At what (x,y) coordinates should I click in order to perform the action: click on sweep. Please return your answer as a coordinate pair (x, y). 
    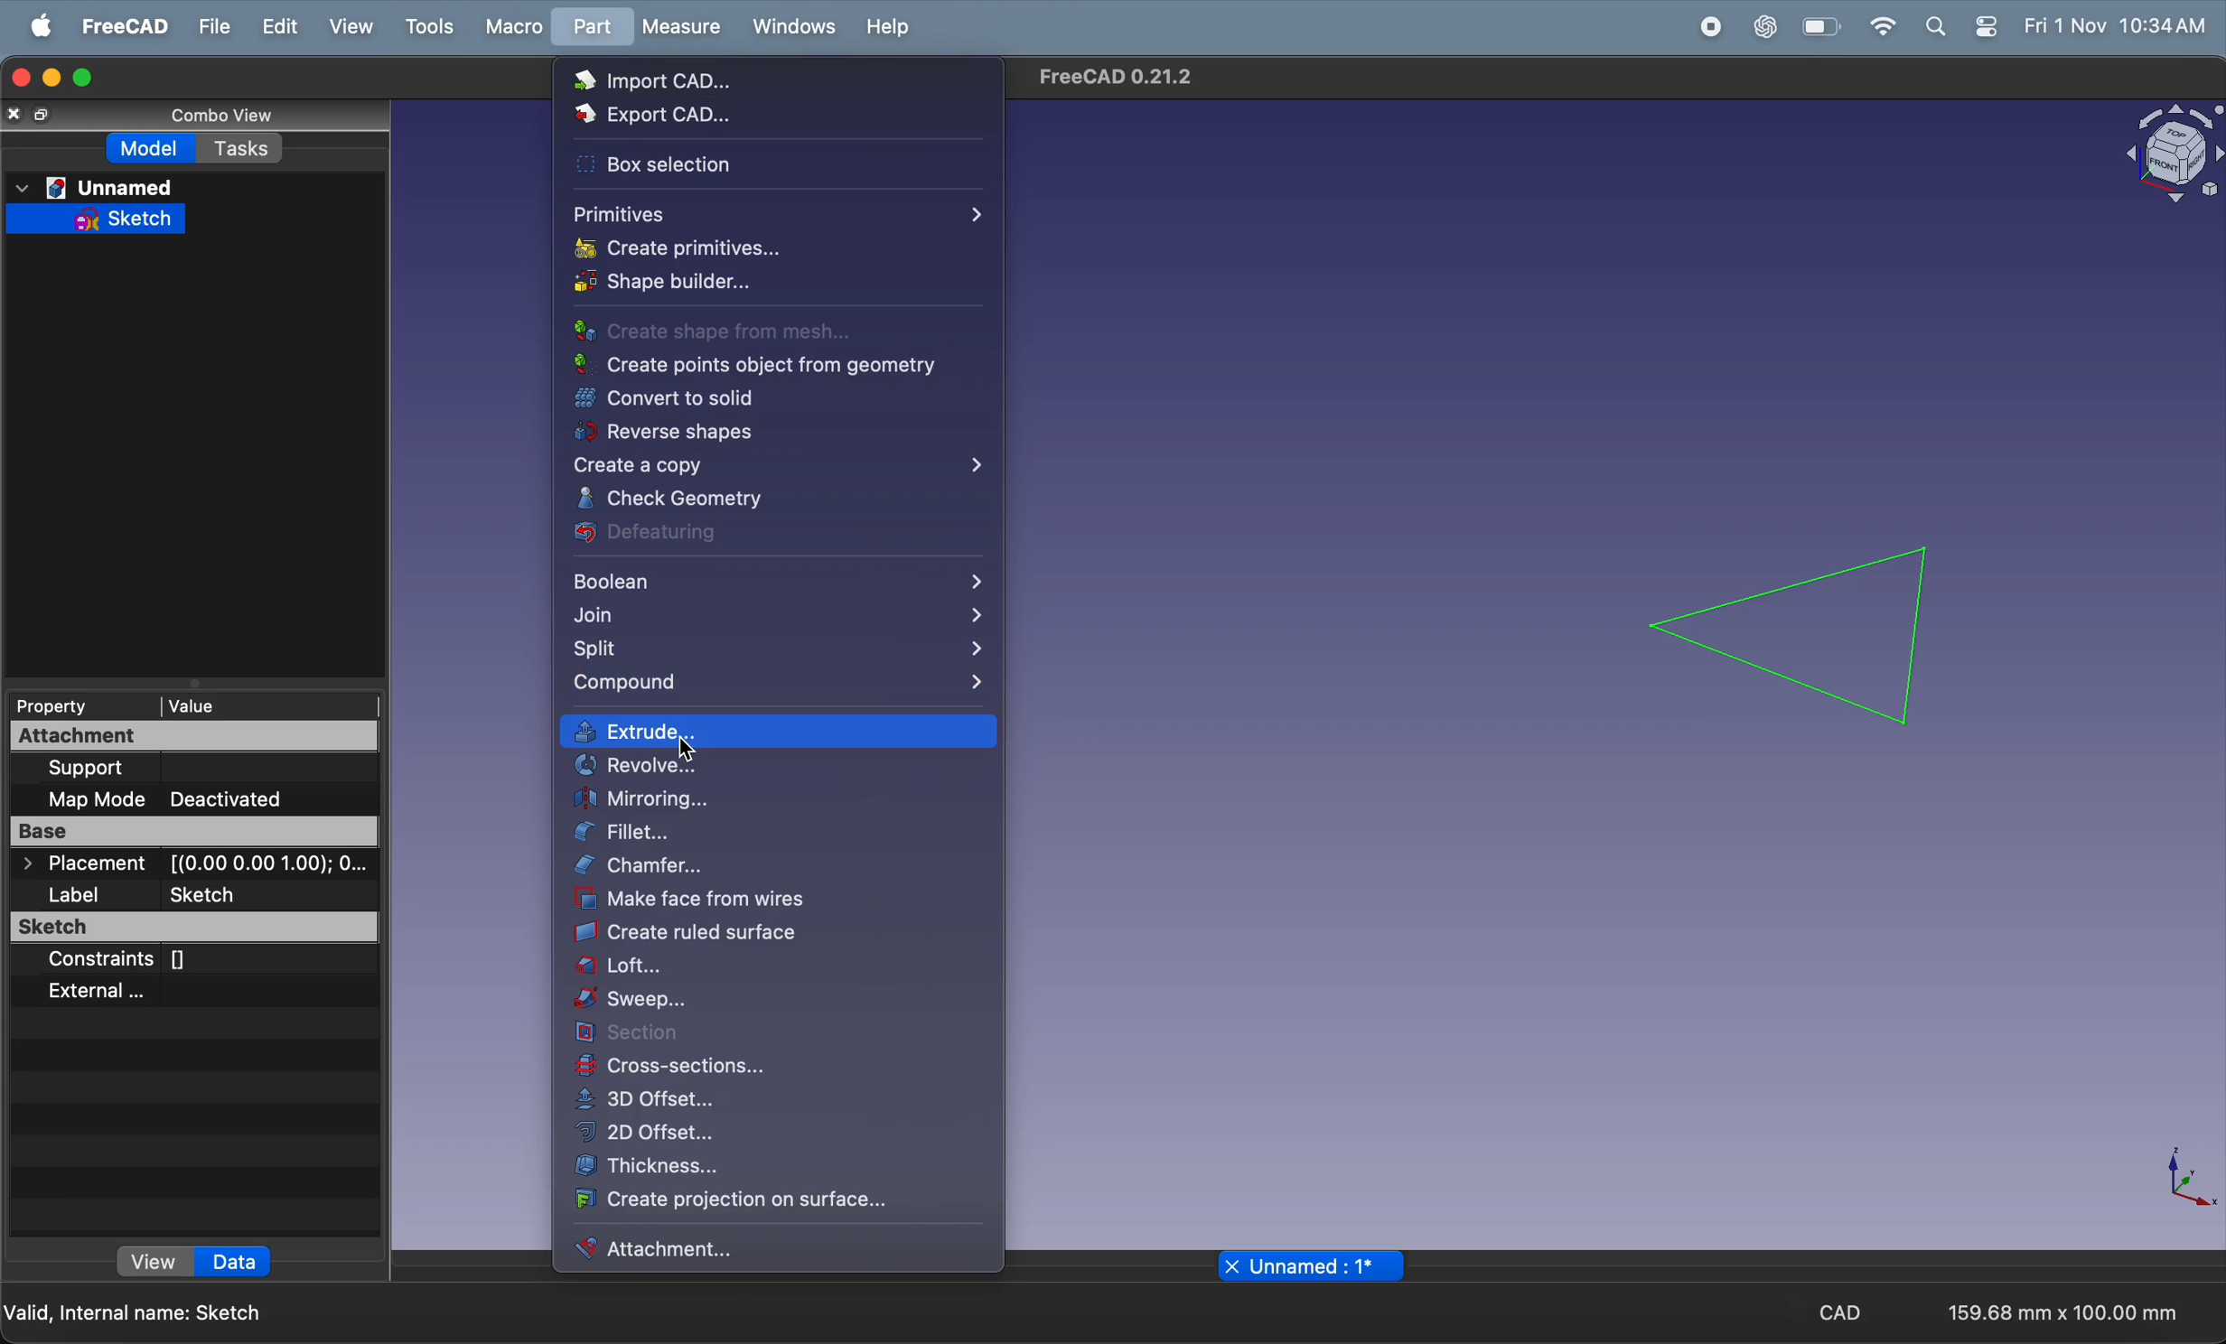
    Looking at the image, I should click on (777, 1003).